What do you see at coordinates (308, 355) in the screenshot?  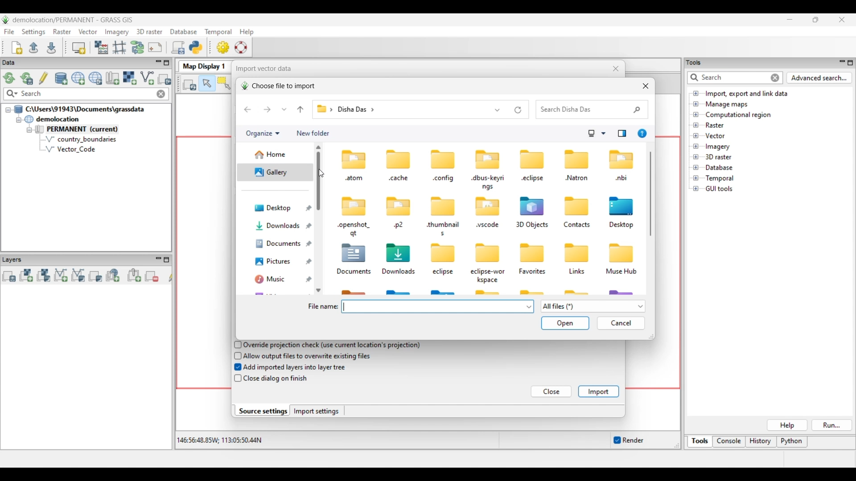 I see `Allow output files to overwrite existing files` at bounding box center [308, 355].